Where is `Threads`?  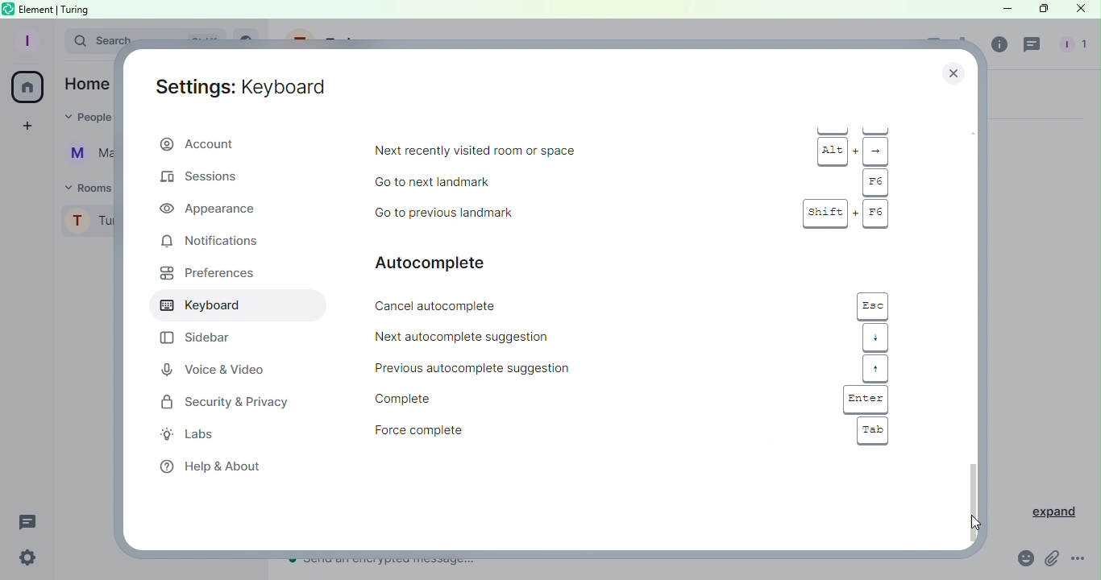
Threads is located at coordinates (1033, 46).